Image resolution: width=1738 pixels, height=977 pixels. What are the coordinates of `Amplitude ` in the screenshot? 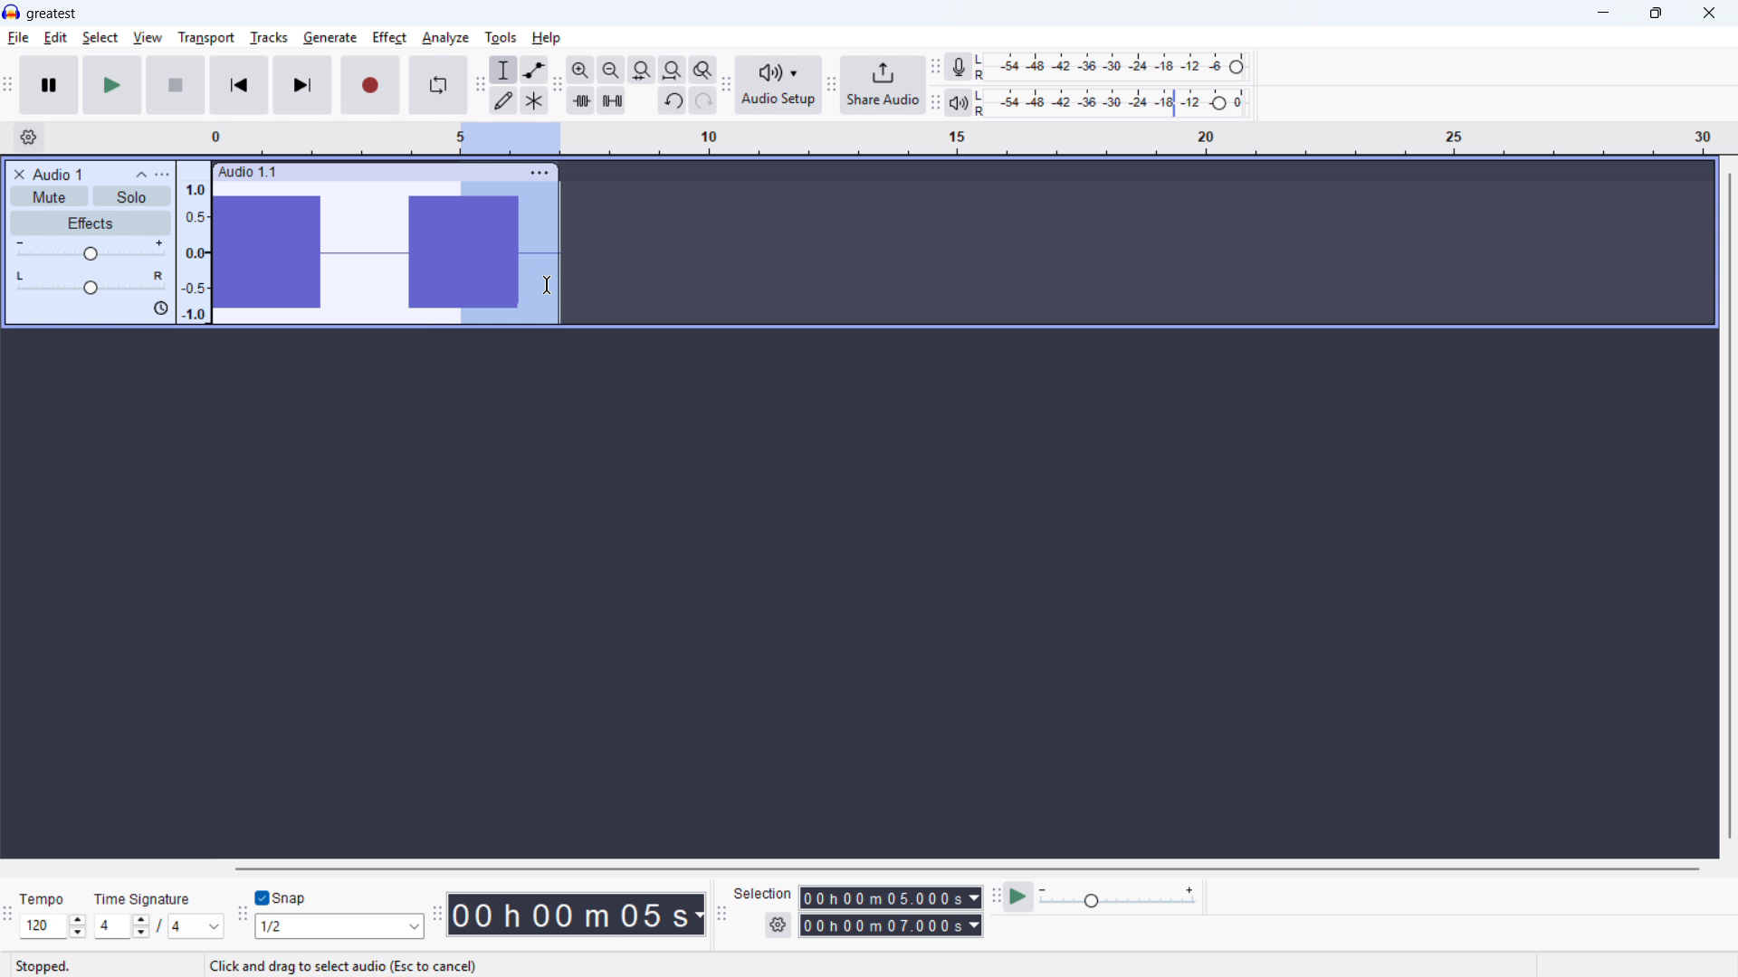 It's located at (194, 242).